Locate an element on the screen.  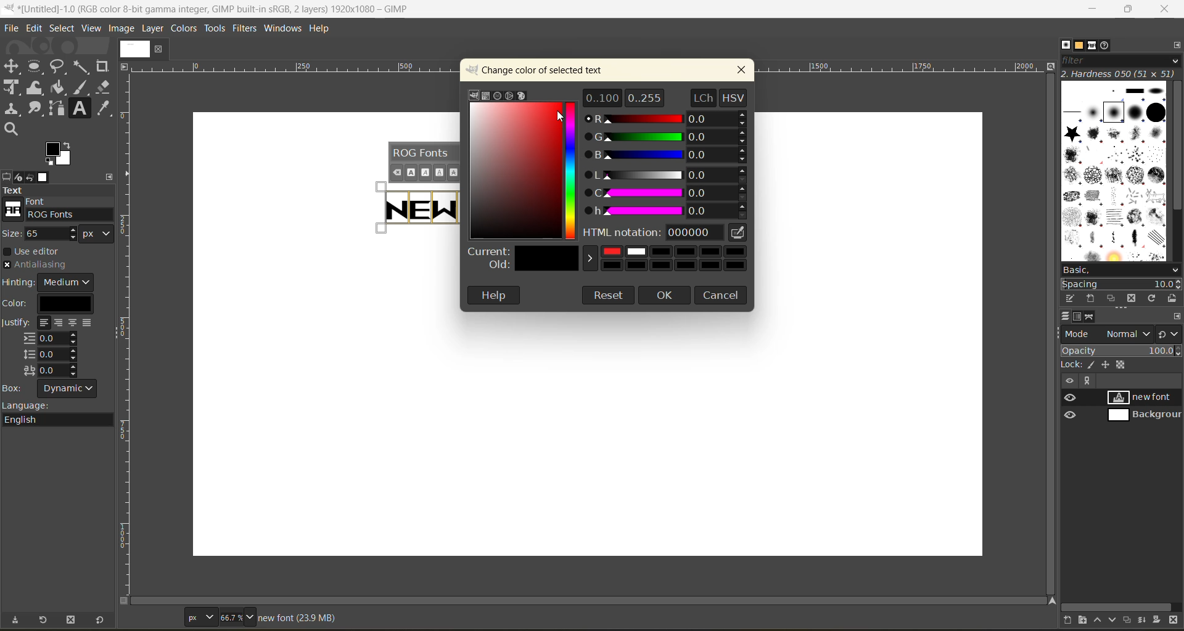
horizontal scroll bar is located at coordinates (594, 600).